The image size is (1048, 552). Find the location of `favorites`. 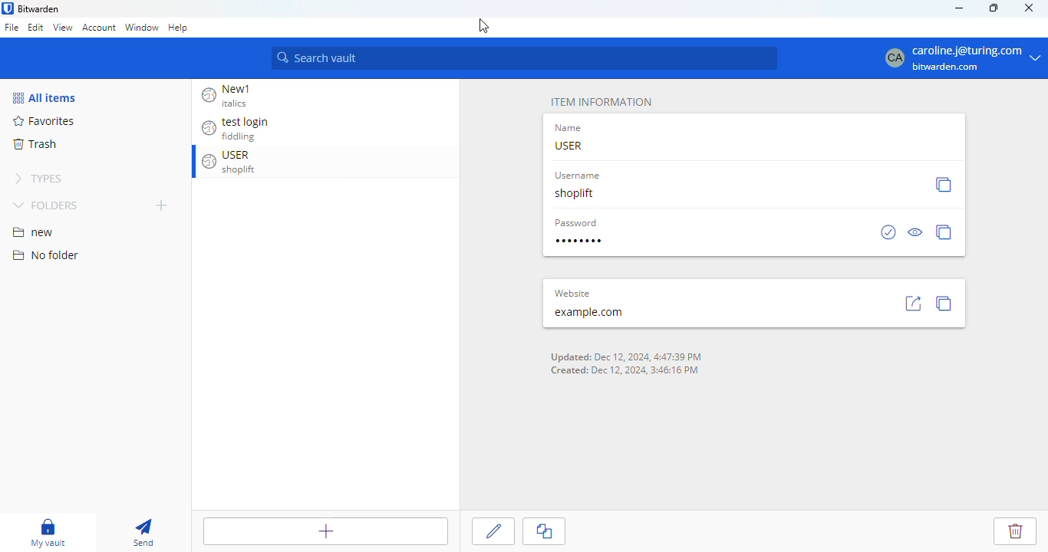

favorites is located at coordinates (44, 121).